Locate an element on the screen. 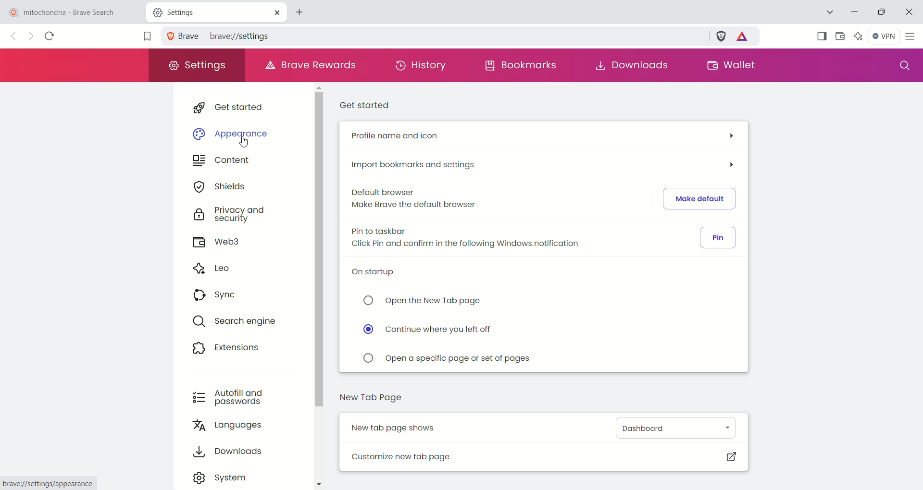 The width and height of the screenshot is (923, 490). show sidebar is located at coordinates (821, 35).